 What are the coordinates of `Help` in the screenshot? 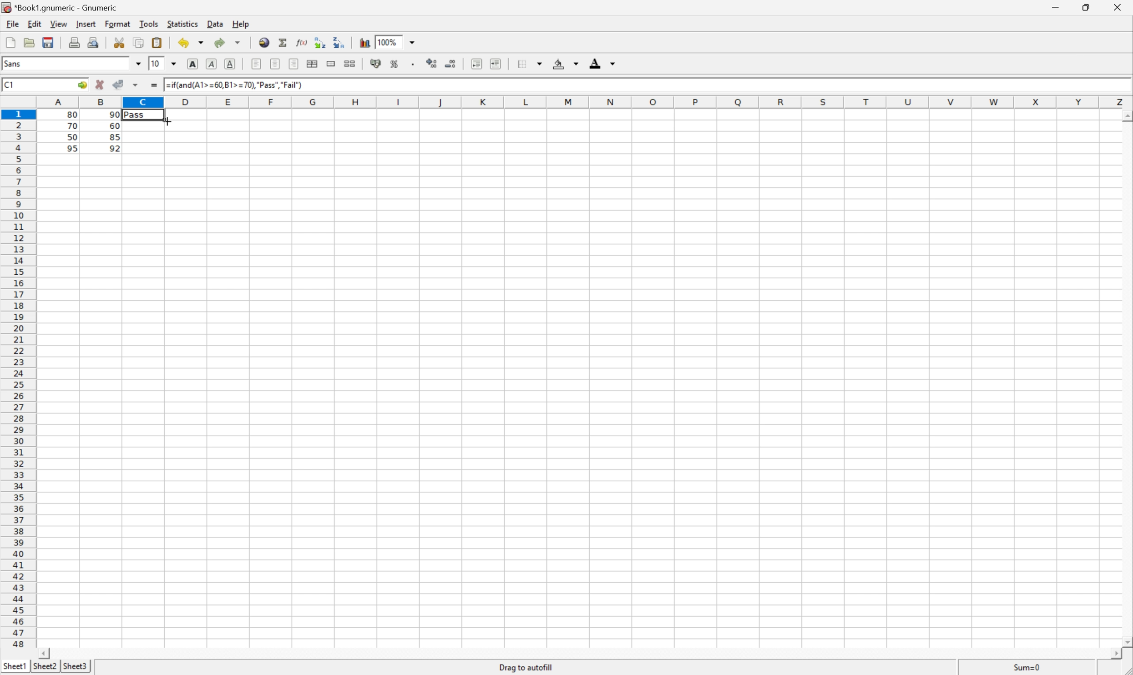 It's located at (241, 25).